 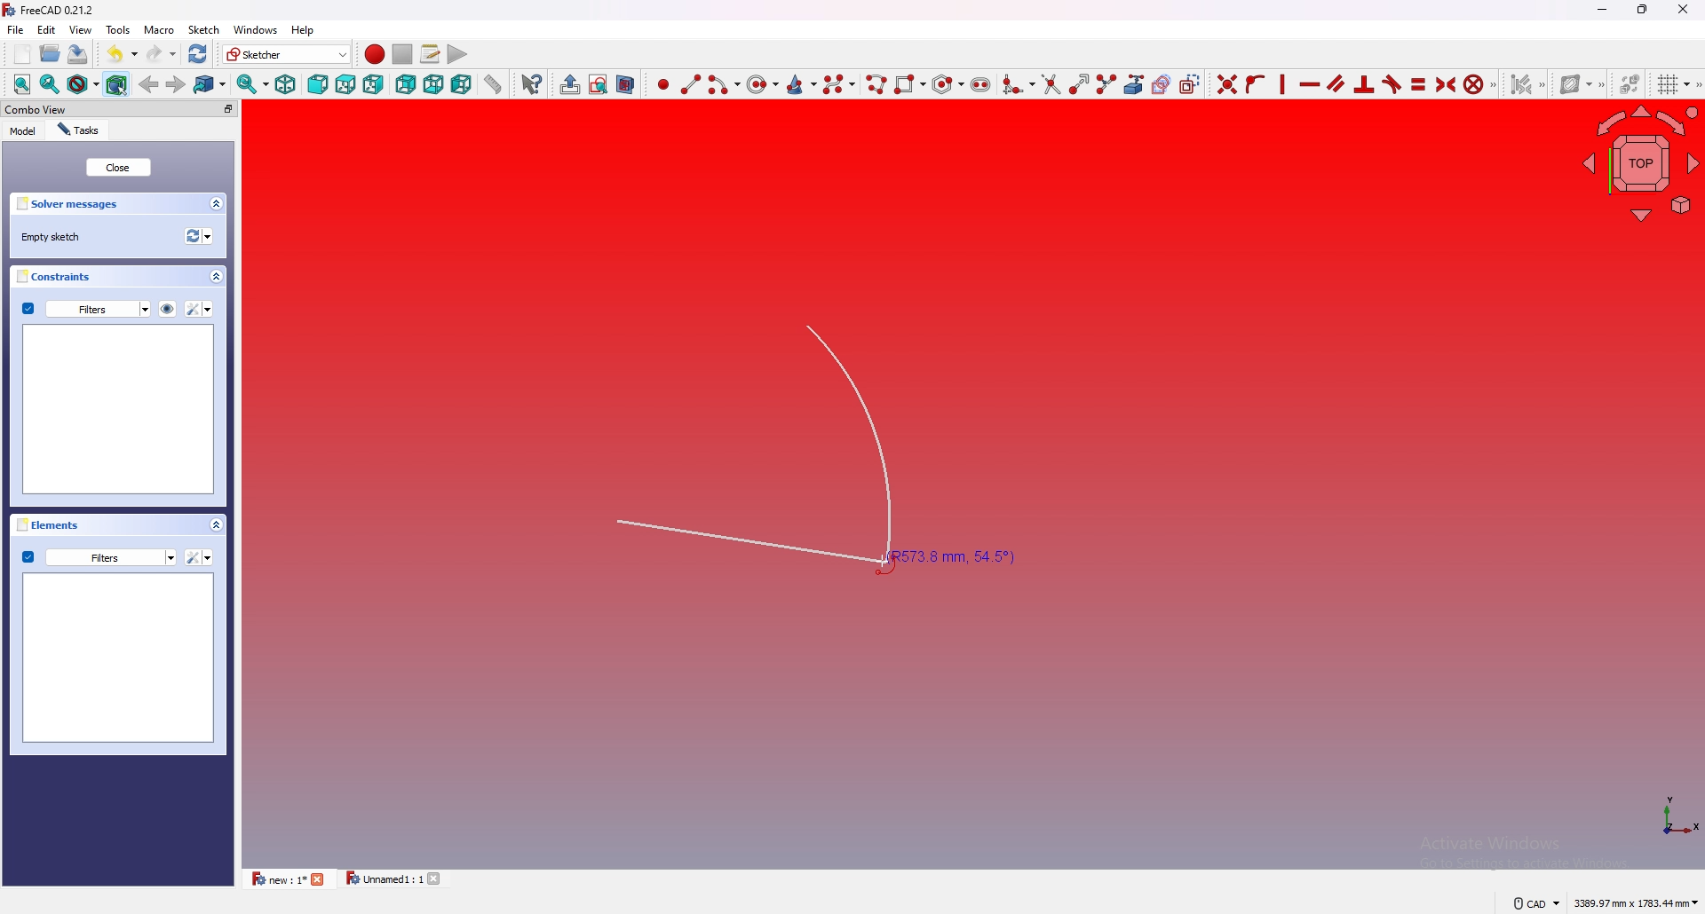 I want to click on cursor, so click(x=881, y=563).